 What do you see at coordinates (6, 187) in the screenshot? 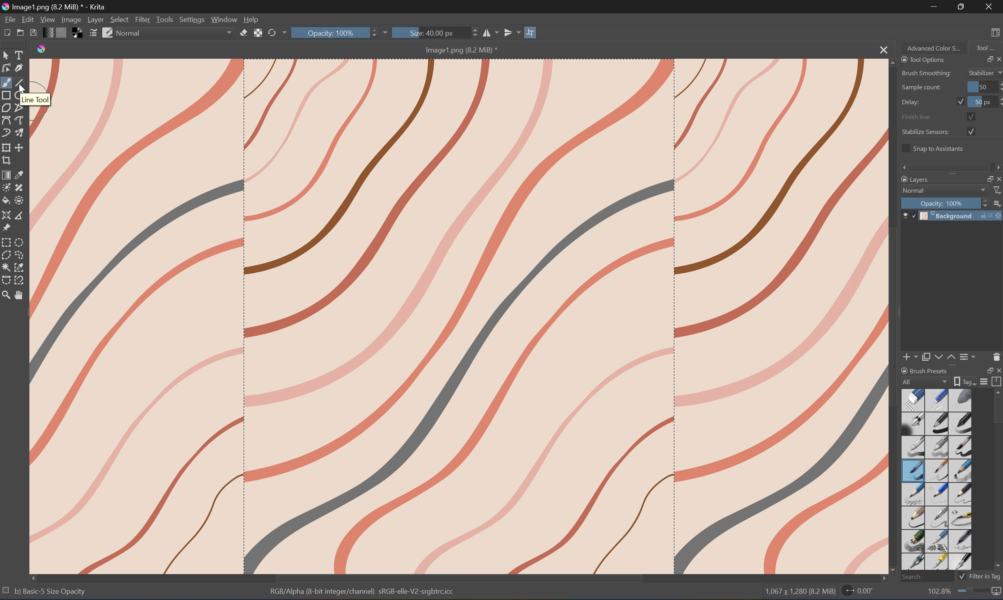
I see `Colorize mask tool` at bounding box center [6, 187].